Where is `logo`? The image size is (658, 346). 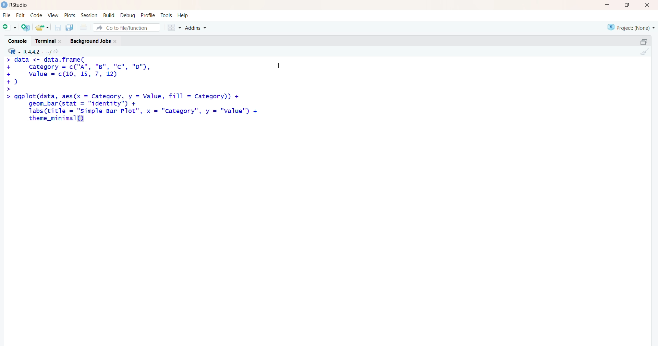 logo is located at coordinates (4, 5).